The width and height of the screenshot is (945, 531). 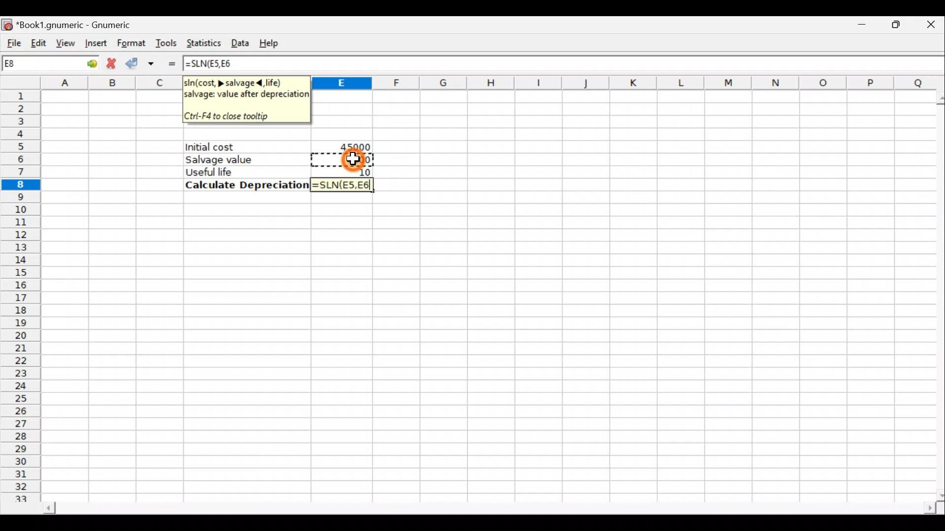 I want to click on Rows, so click(x=23, y=297).